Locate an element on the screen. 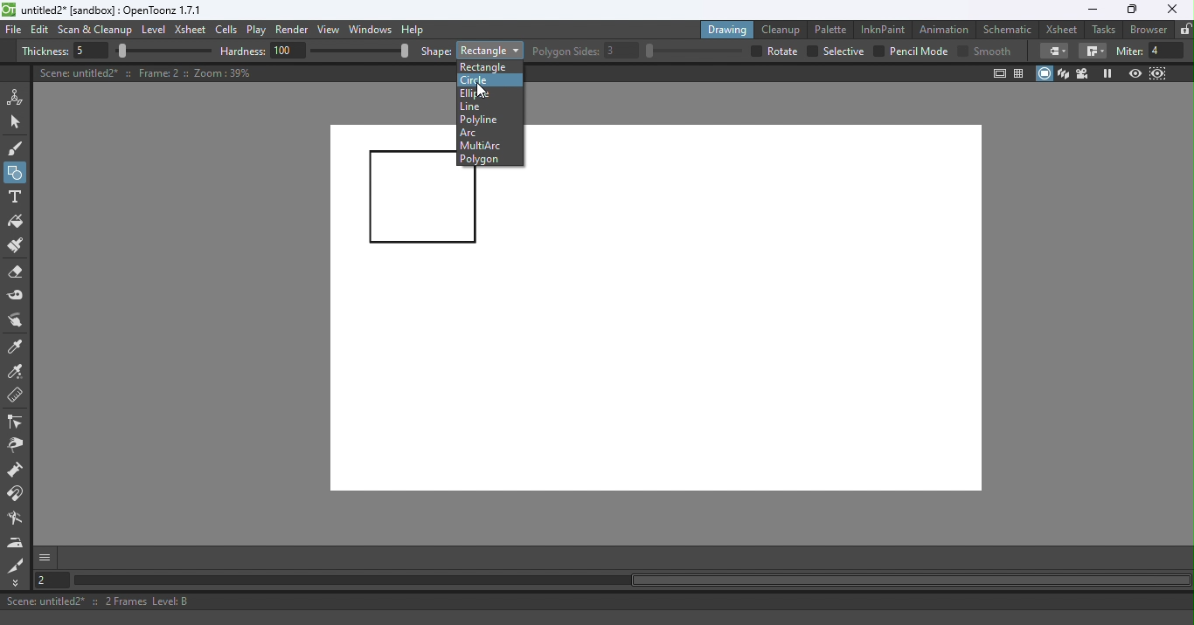 The height and width of the screenshot is (625, 1194). Fill tool is located at coordinates (16, 223).